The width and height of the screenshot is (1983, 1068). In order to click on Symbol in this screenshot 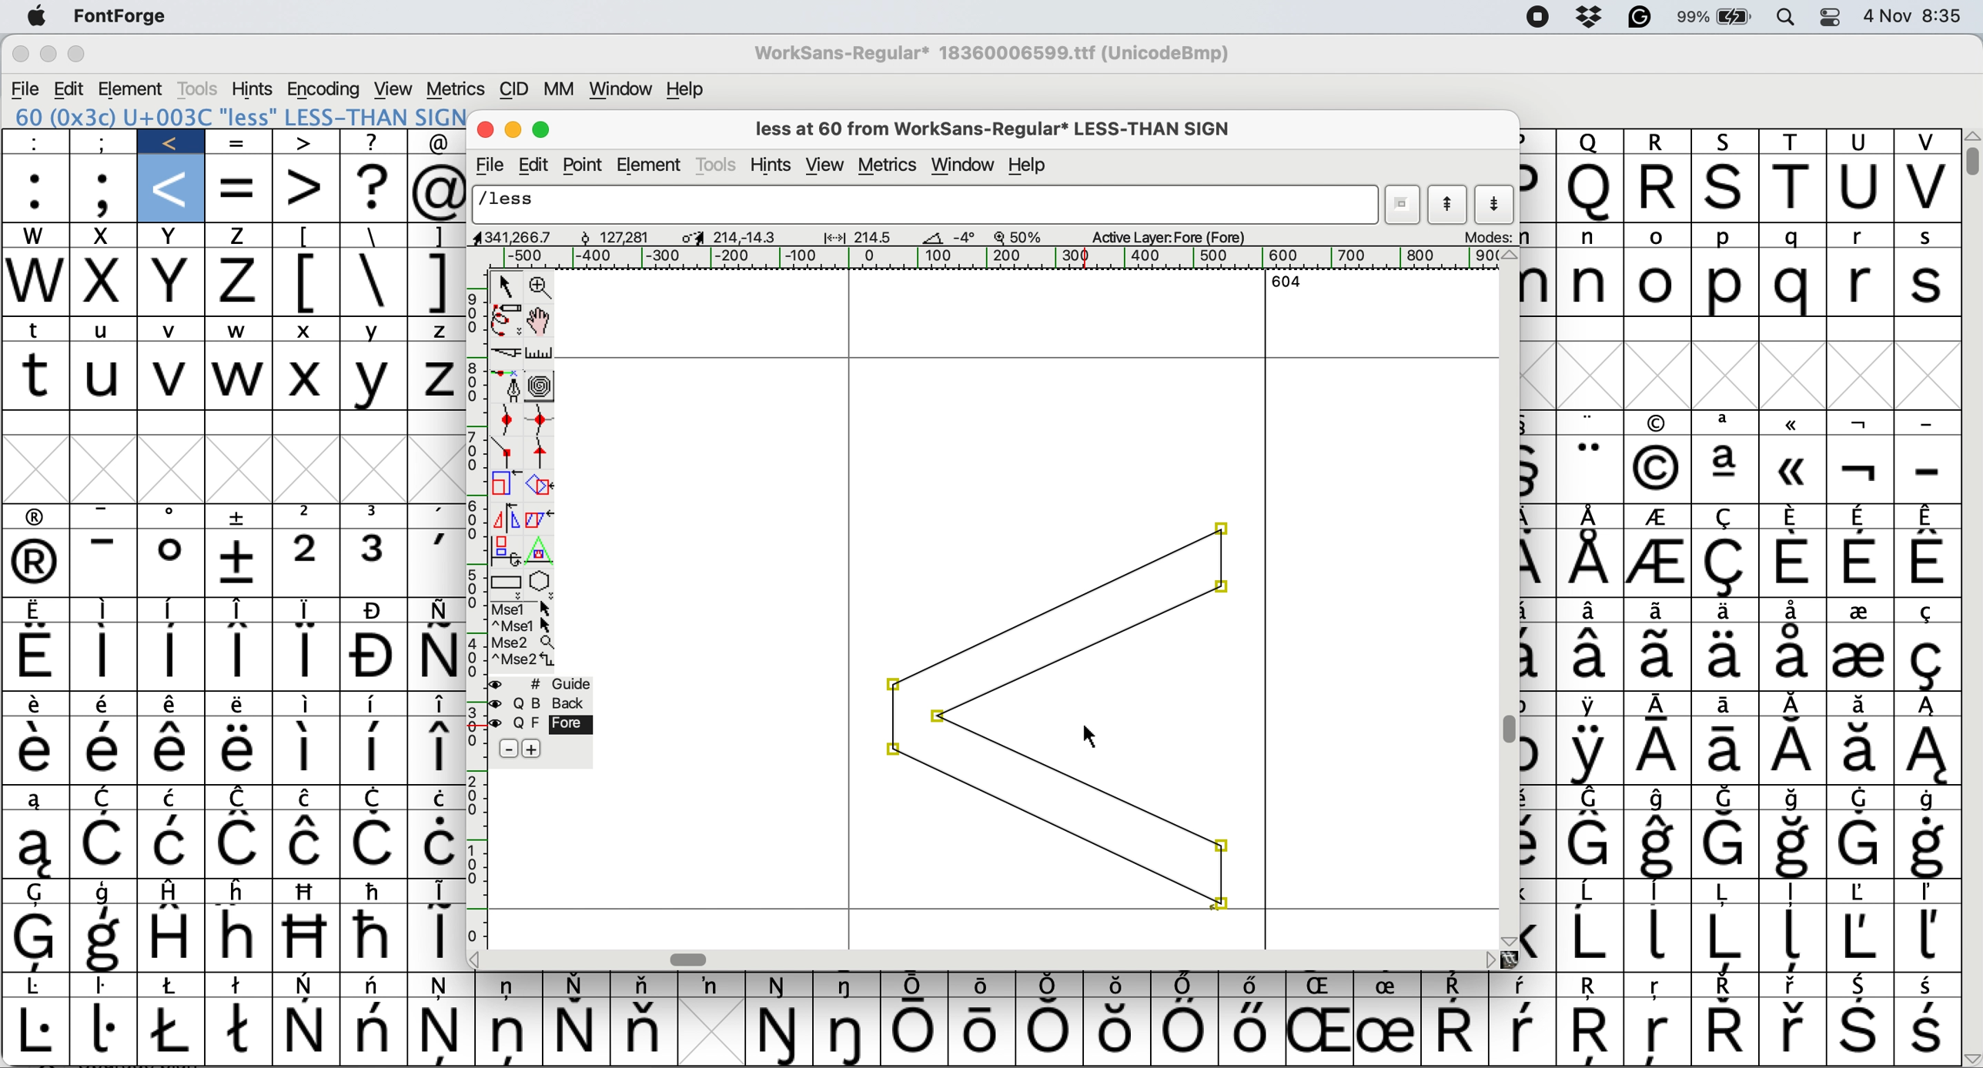, I will do `click(1726, 470)`.